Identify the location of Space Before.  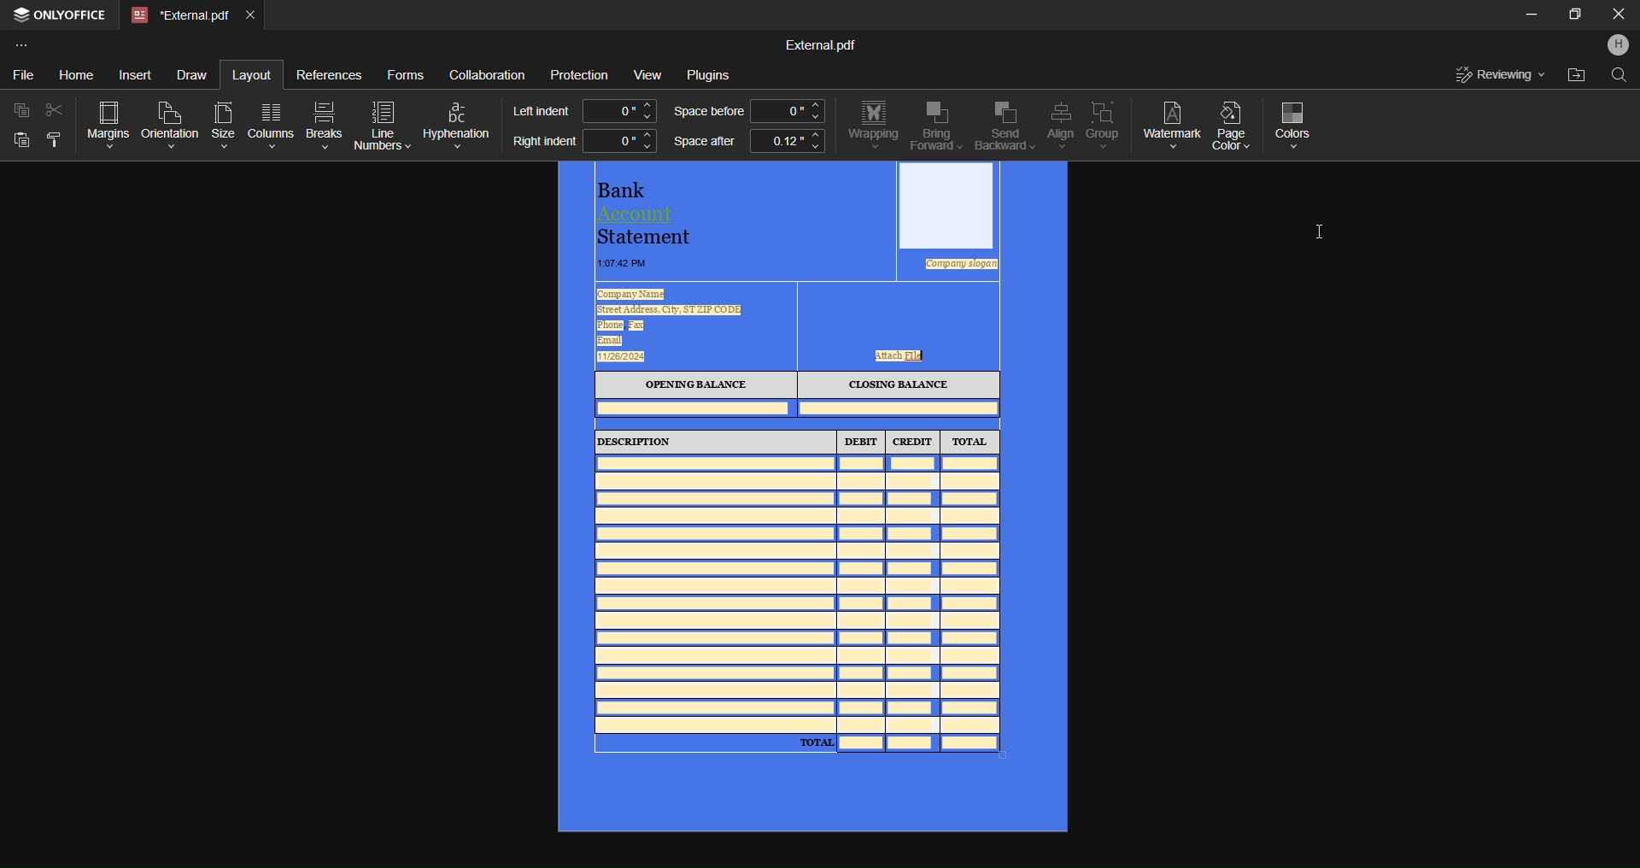
(707, 112).